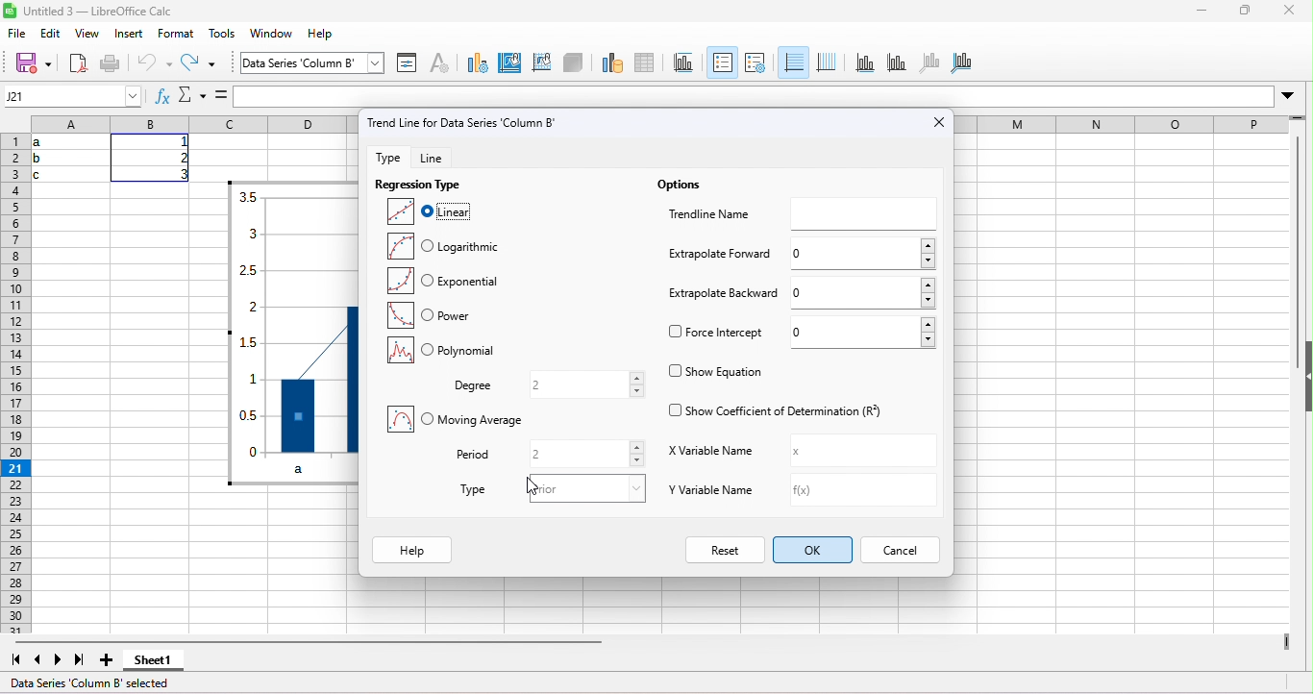 This screenshot has width=1313, height=694. What do you see at coordinates (438, 352) in the screenshot?
I see `polynomial` at bounding box center [438, 352].